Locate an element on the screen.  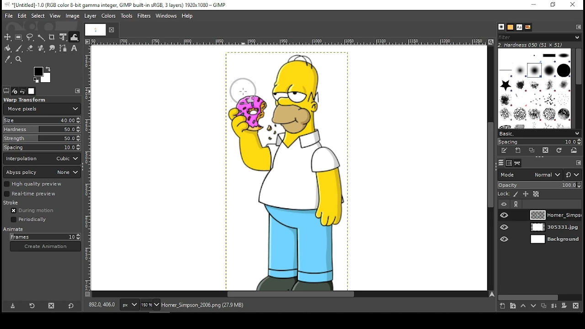
healing tool is located at coordinates (42, 48).